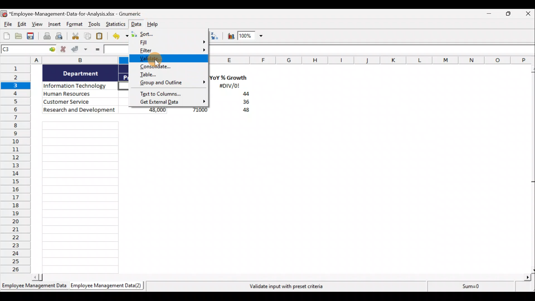 Image resolution: width=535 pixels, height=301 pixels. I want to click on Help, so click(154, 24).